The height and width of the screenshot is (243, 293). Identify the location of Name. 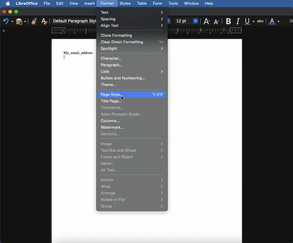
(109, 163).